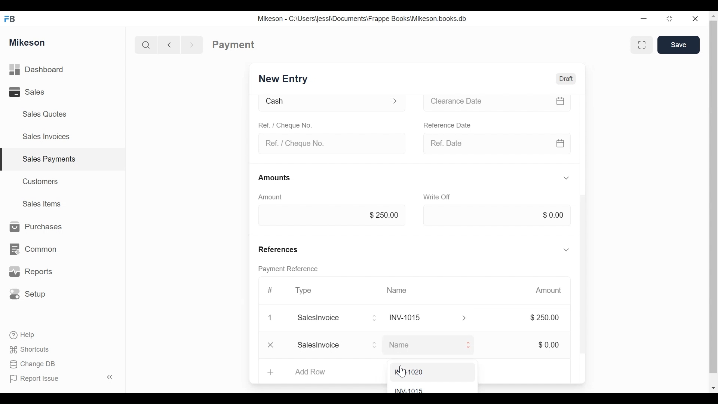 This screenshot has height=404, width=718. What do you see at coordinates (388, 216) in the screenshot?
I see `$250.00` at bounding box center [388, 216].